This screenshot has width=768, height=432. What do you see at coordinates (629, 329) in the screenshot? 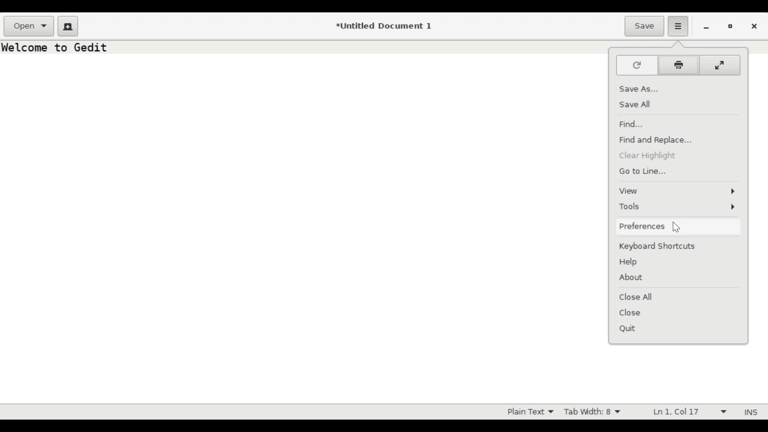
I see `Quit` at bounding box center [629, 329].